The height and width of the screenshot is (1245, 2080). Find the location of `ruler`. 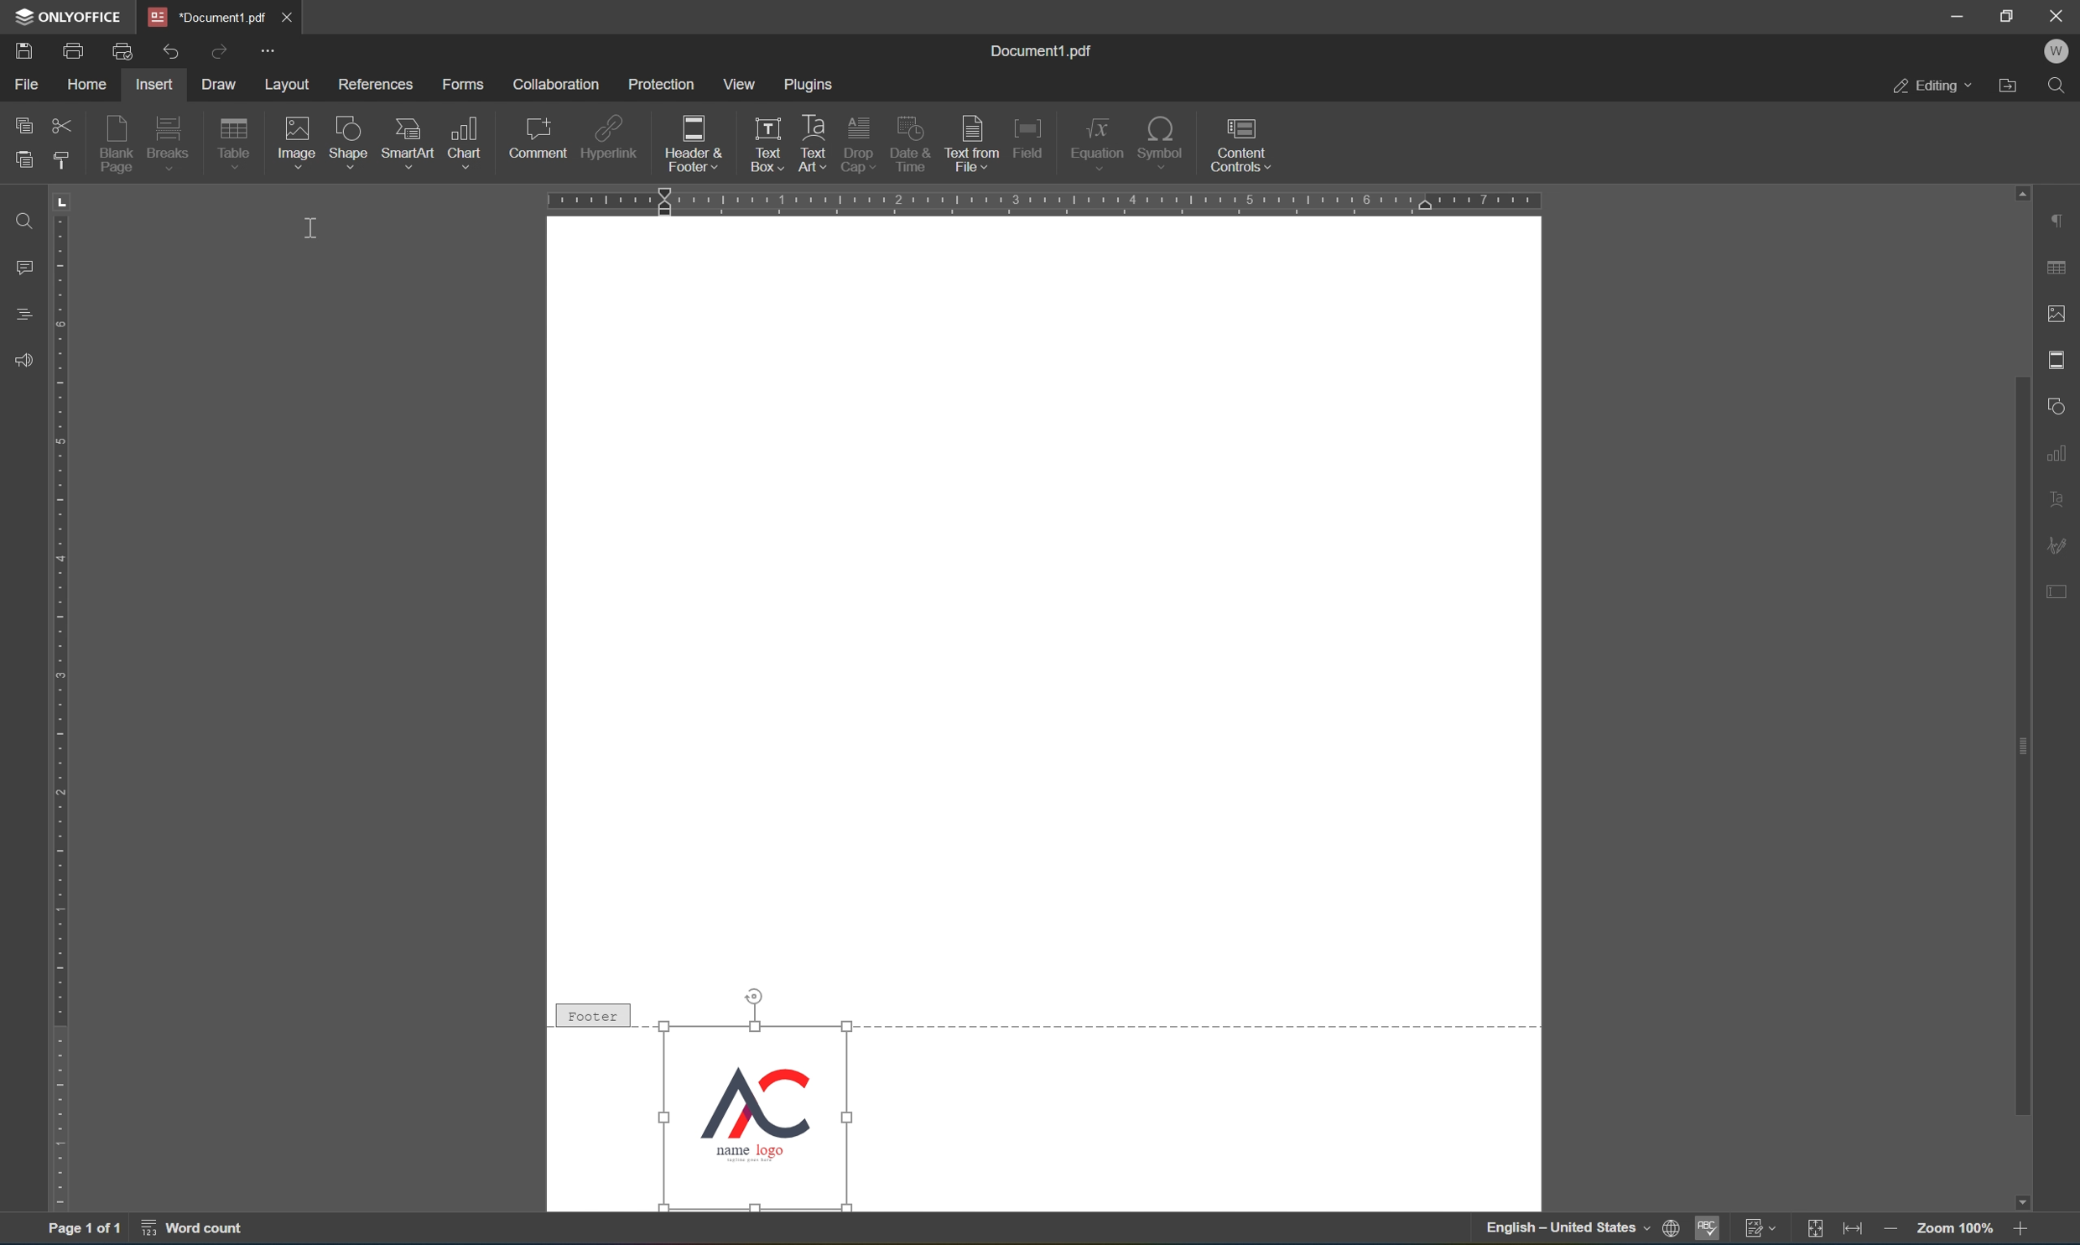

ruler is located at coordinates (1051, 202).